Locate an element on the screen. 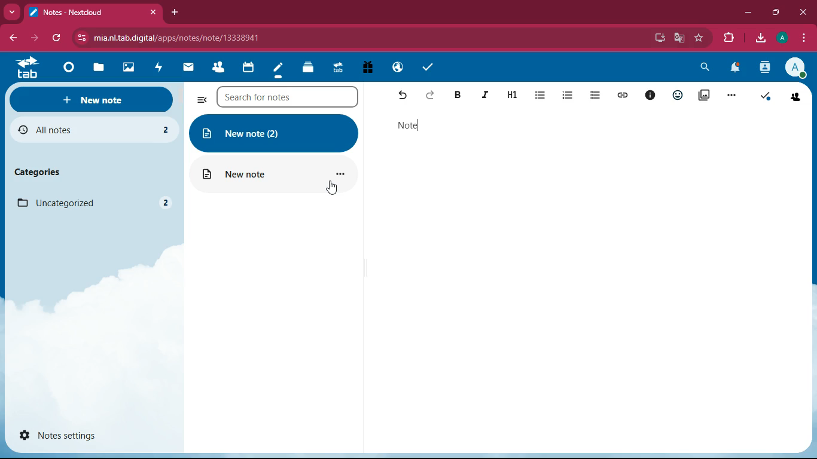 The image size is (817, 459). desktop is located at coordinates (658, 38).